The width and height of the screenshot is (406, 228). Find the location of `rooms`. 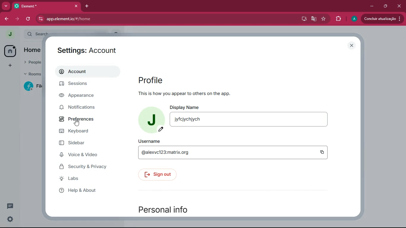

rooms is located at coordinates (33, 74).